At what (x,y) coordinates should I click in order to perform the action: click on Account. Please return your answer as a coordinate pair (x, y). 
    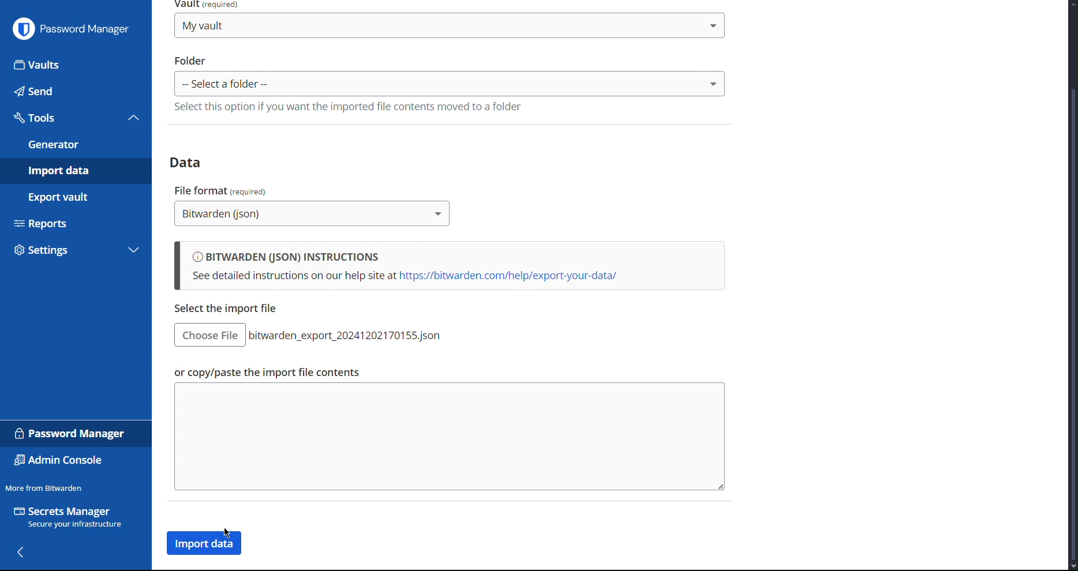
    Looking at the image, I should click on (1036, 27).